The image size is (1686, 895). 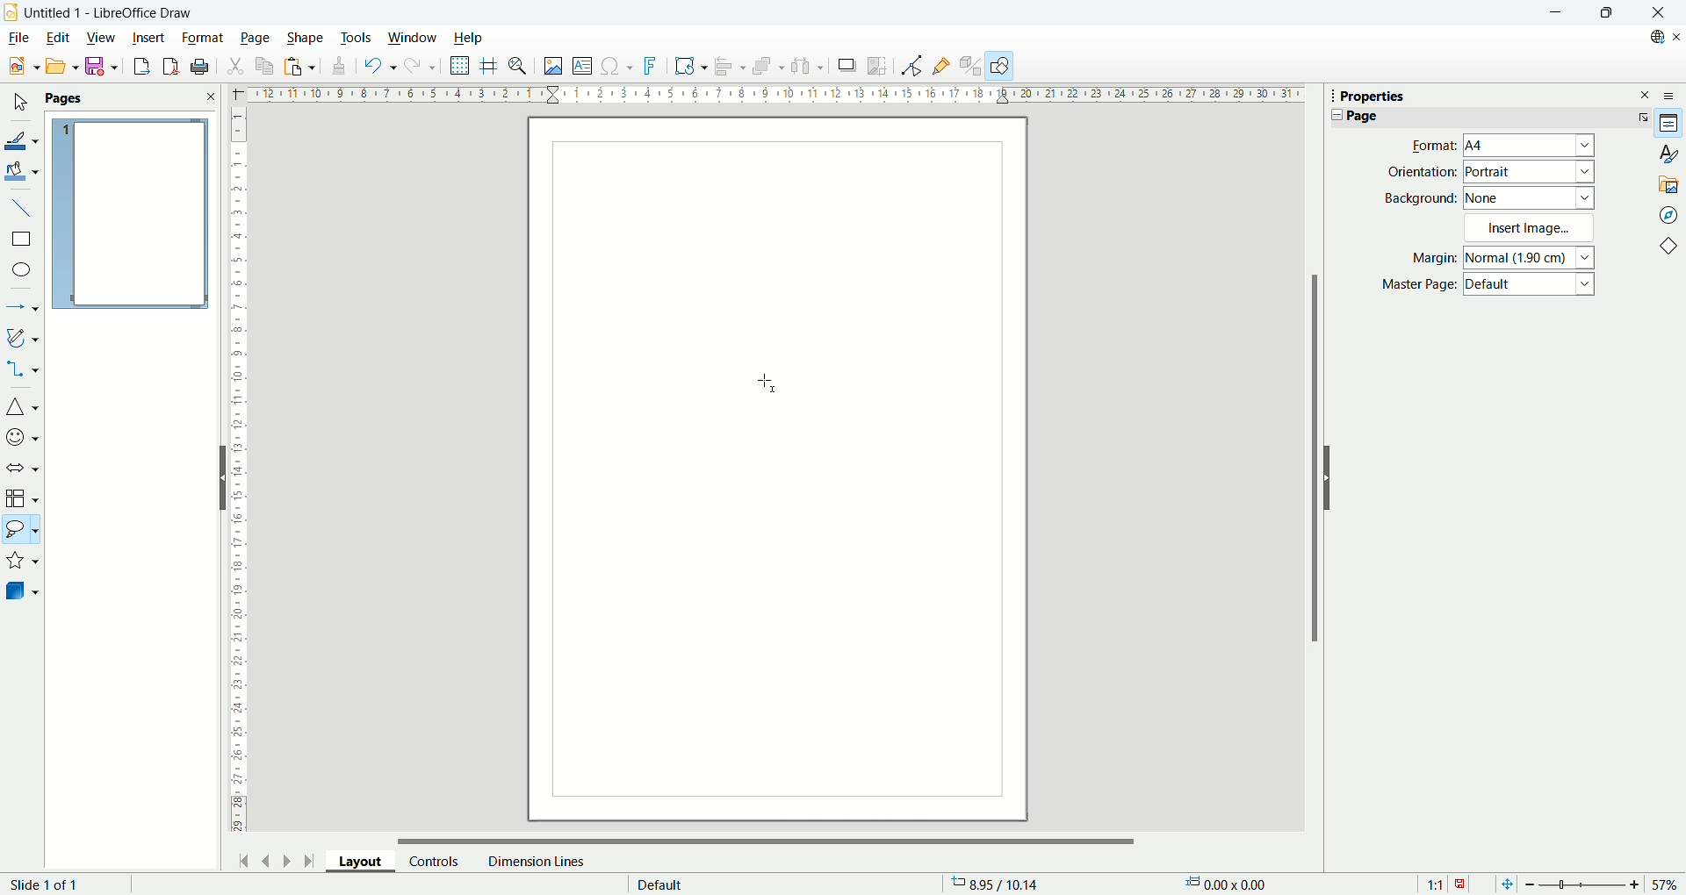 I want to click on Orientaion, so click(x=1422, y=171).